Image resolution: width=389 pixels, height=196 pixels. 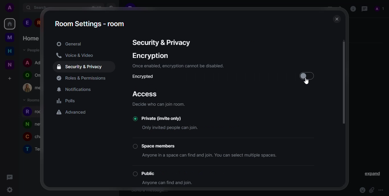 I want to click on encryption, so click(x=150, y=56).